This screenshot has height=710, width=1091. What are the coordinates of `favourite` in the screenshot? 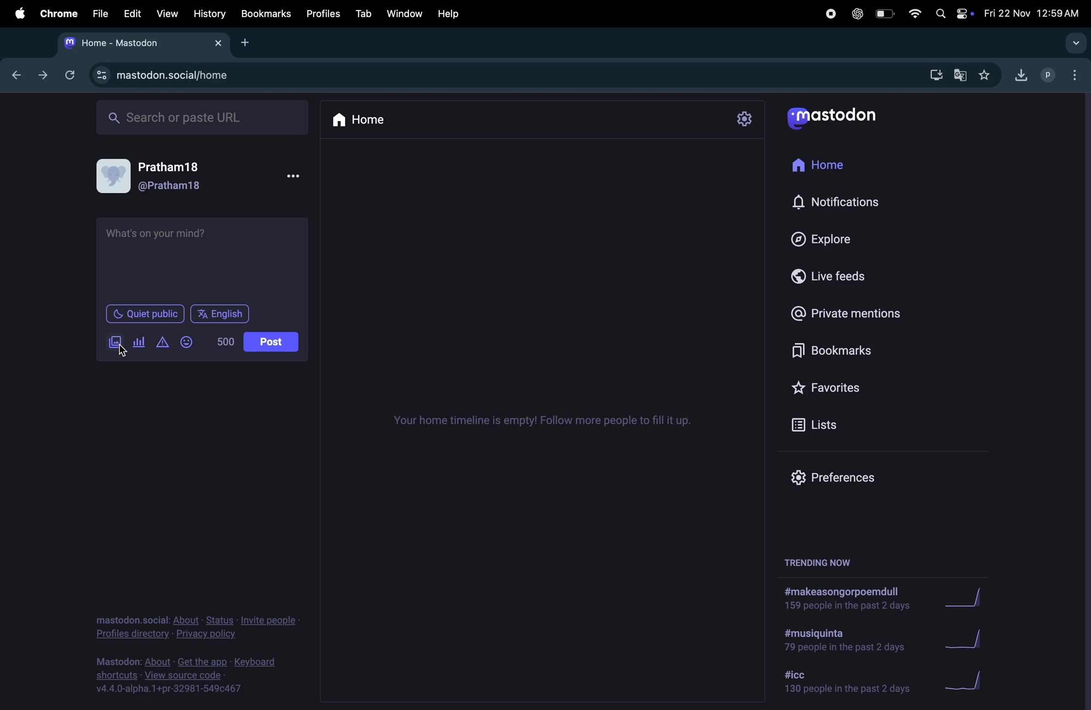 It's located at (987, 76).